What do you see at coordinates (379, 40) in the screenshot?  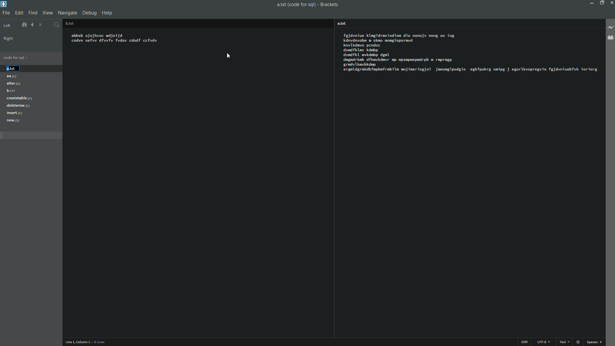 I see `kdnvdnvobm m okmo momgiopormvd` at bounding box center [379, 40].